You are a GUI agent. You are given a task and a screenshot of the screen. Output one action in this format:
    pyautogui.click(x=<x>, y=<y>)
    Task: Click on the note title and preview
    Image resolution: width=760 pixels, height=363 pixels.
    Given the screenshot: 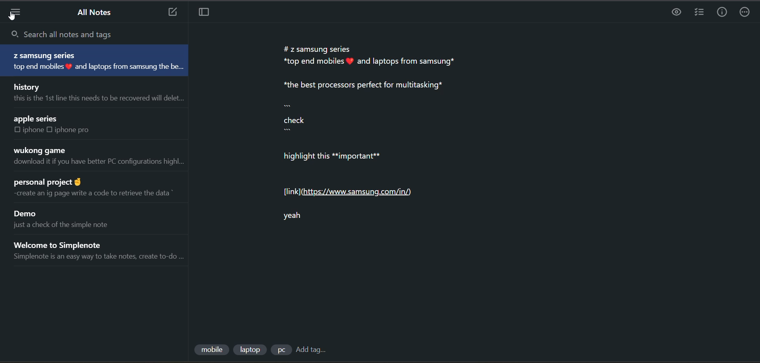 What is the action you would take?
    pyautogui.click(x=104, y=157)
    